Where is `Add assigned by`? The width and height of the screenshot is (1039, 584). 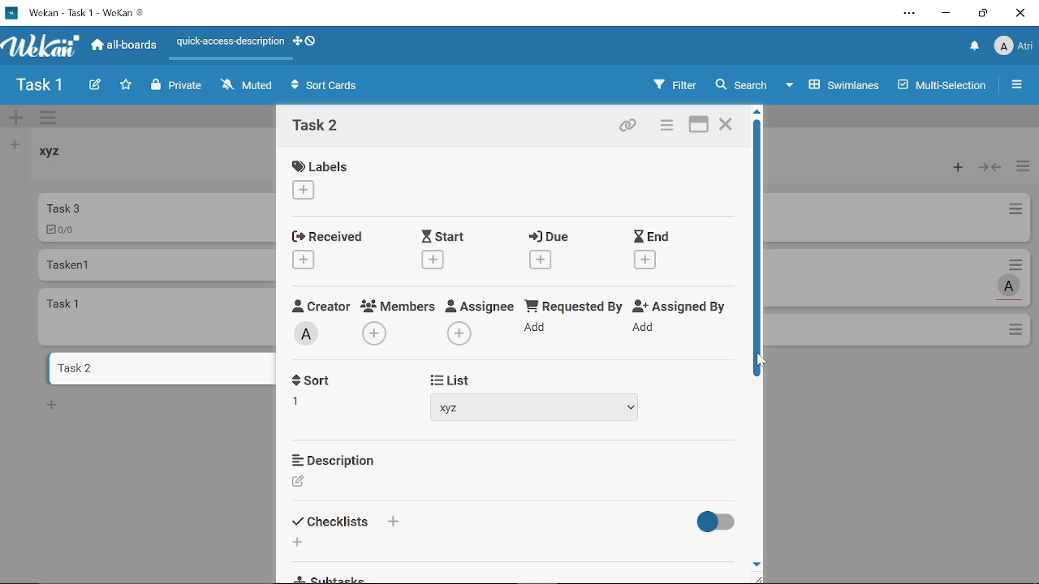
Add assigned by is located at coordinates (653, 328).